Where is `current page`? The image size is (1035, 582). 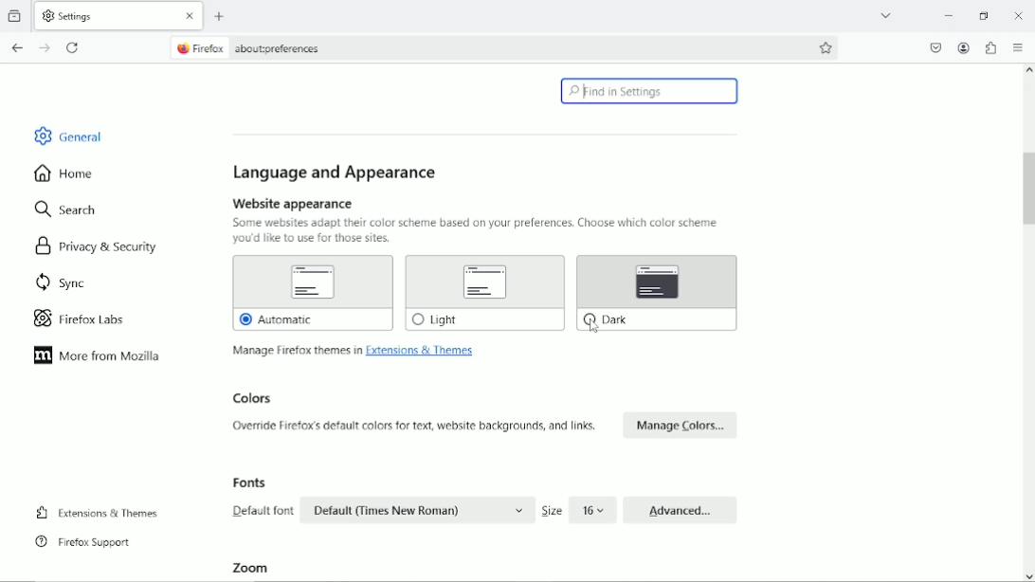 current page is located at coordinates (260, 47).